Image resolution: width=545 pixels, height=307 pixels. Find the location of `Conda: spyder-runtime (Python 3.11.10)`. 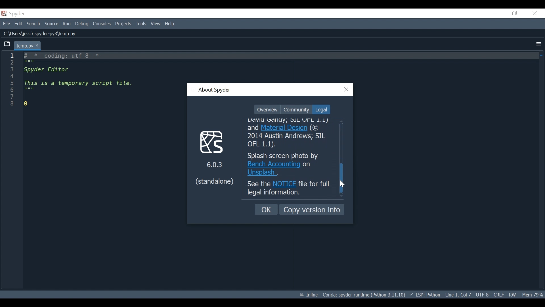

Conda: spyder-runtime (Python 3.11.10) is located at coordinates (364, 296).